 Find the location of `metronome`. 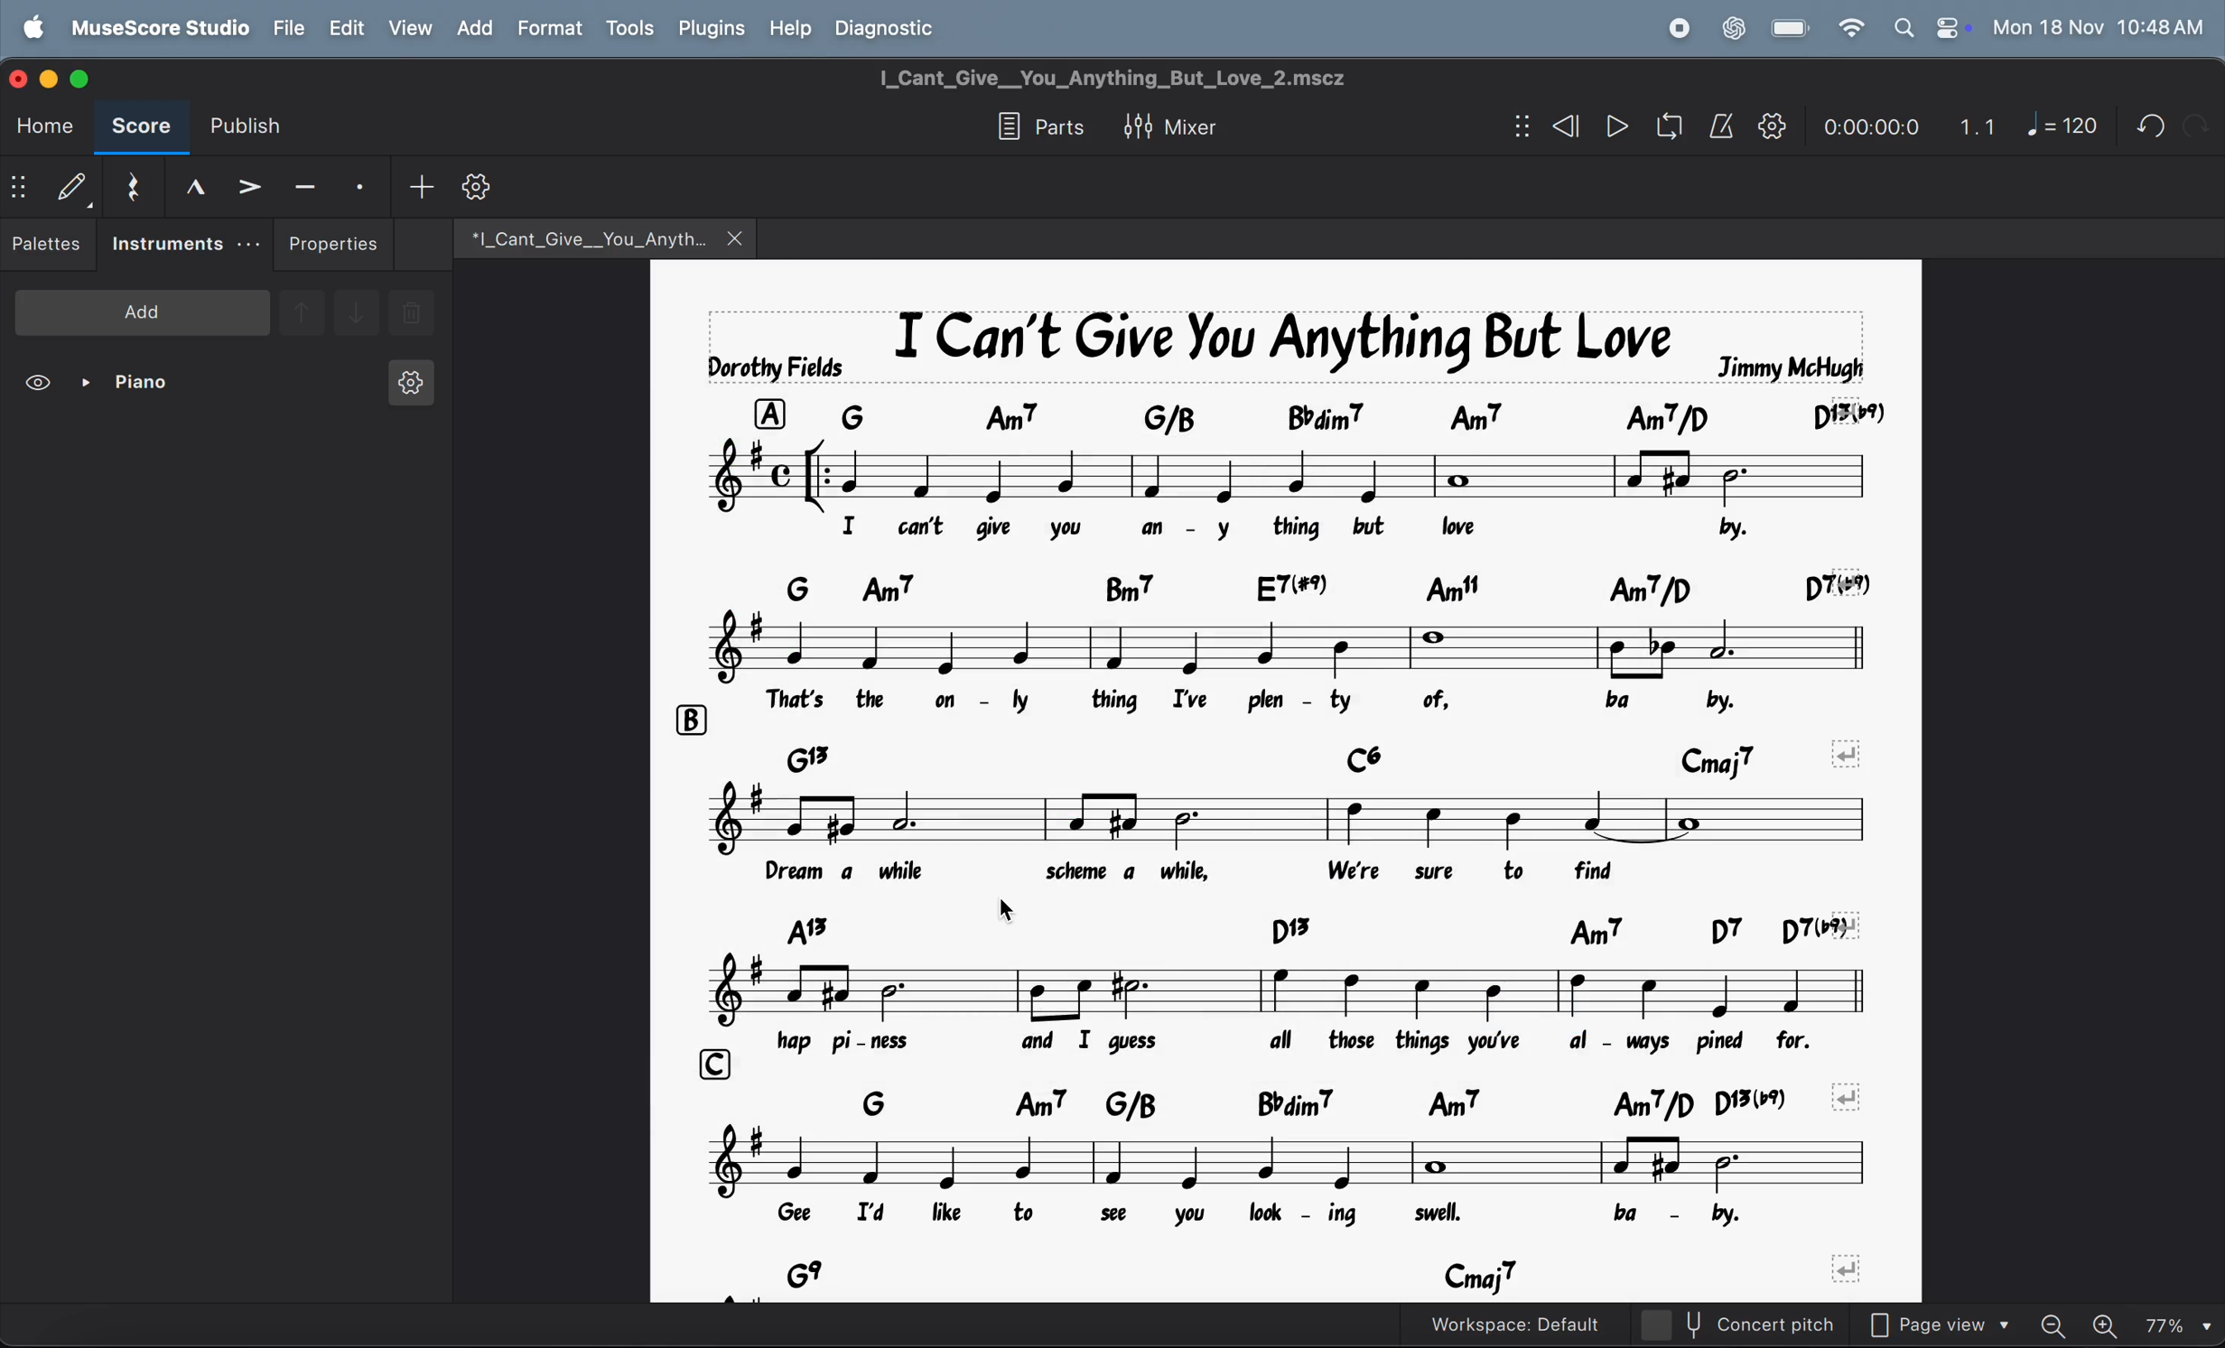

metronome is located at coordinates (1722, 126).